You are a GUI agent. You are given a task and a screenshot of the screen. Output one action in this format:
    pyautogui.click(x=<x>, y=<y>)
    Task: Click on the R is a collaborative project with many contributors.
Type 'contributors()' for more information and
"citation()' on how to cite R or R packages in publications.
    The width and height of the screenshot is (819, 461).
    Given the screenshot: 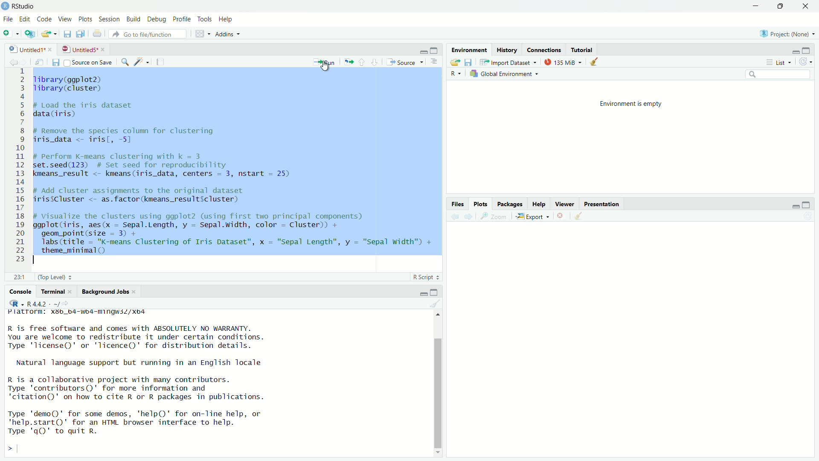 What is the action you would take?
    pyautogui.click(x=151, y=389)
    